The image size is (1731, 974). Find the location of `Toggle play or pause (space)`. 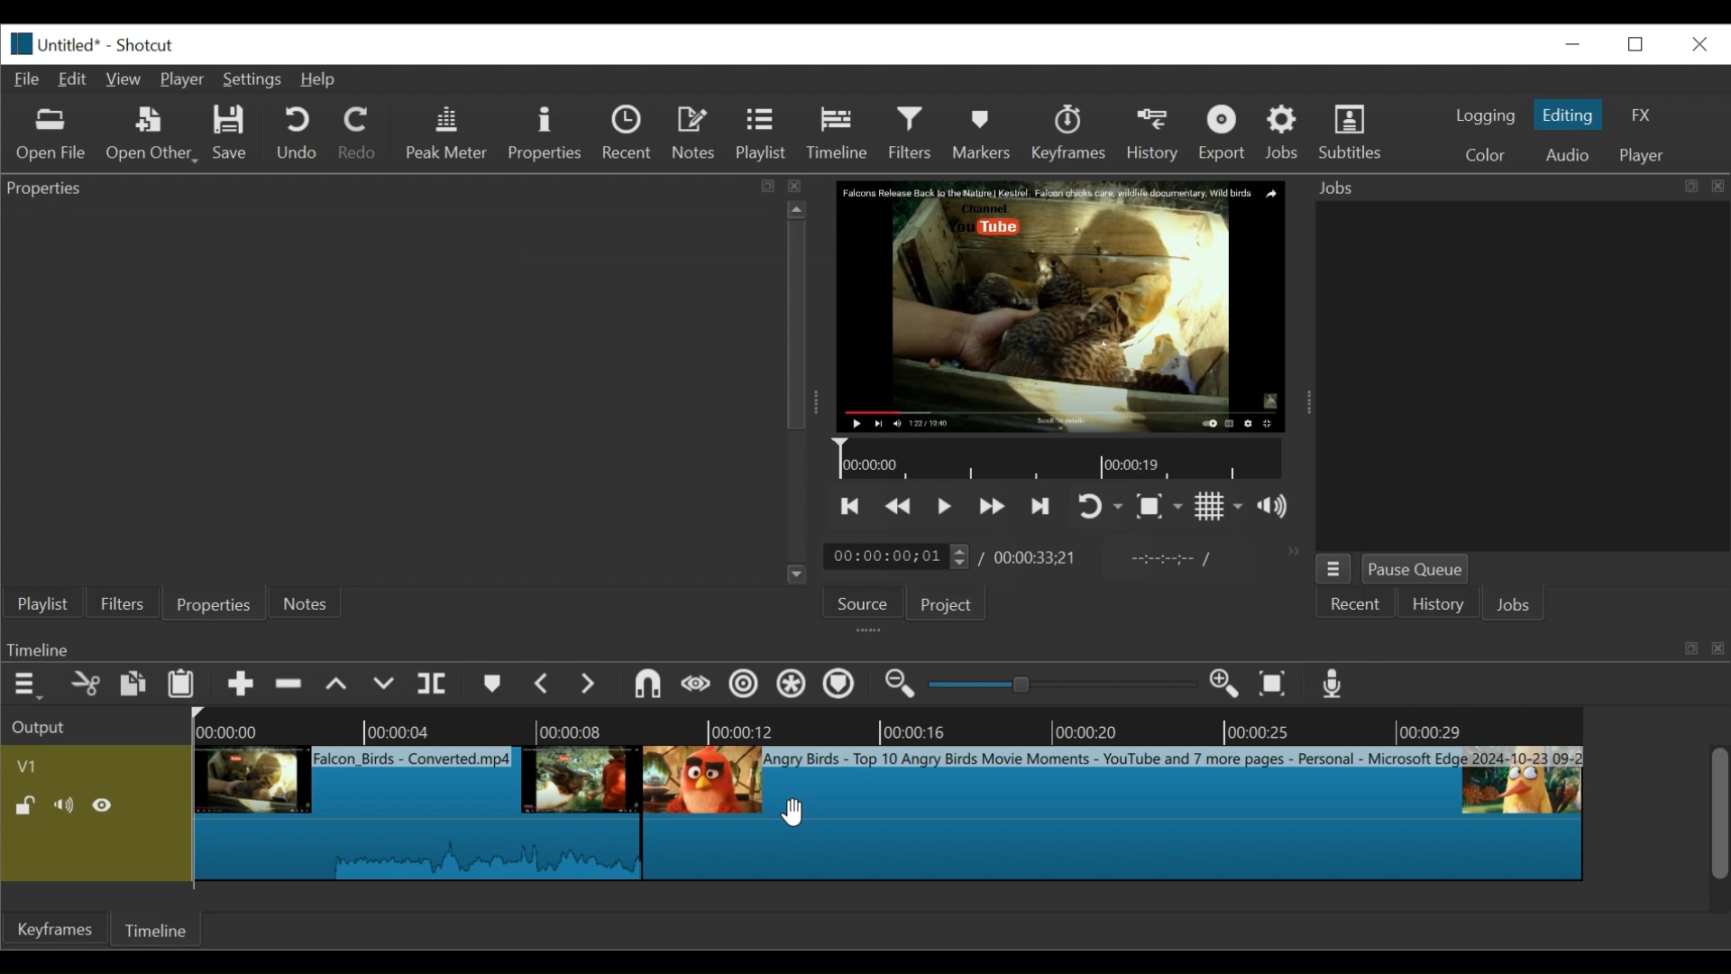

Toggle play or pause (space) is located at coordinates (946, 506).